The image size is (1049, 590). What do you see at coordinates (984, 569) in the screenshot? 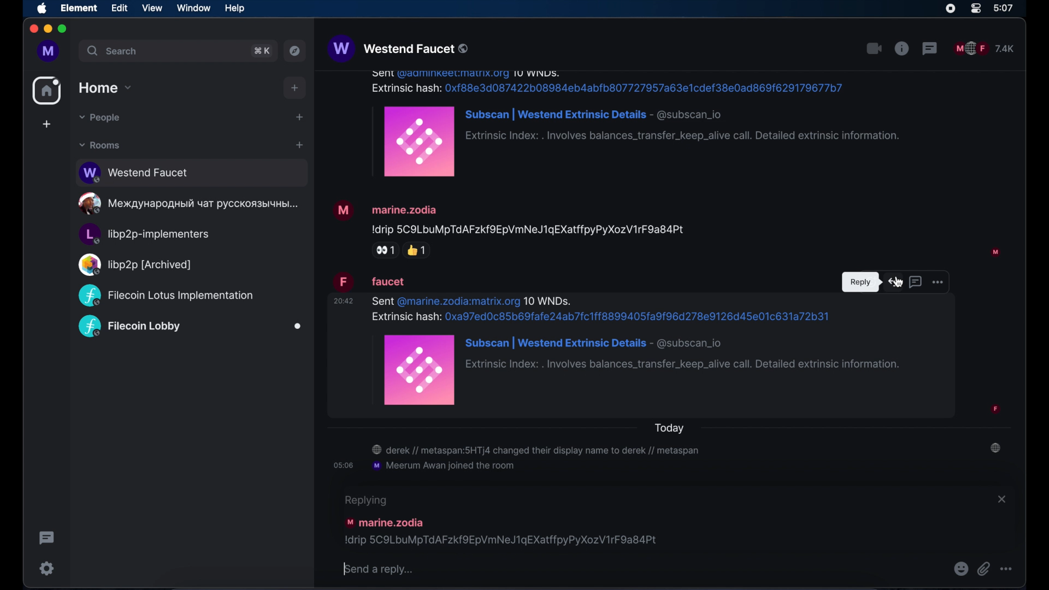
I see `attach file` at bounding box center [984, 569].